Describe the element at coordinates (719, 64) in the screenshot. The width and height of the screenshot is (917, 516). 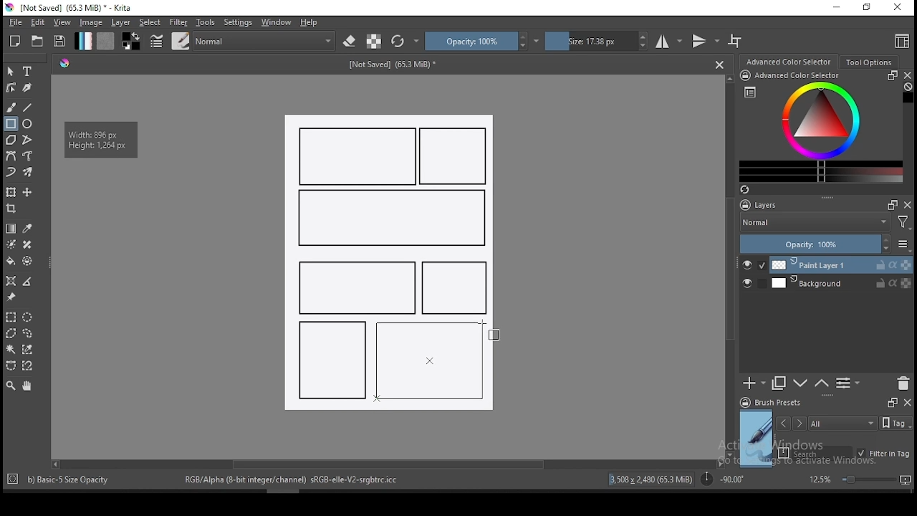
I see `Close` at that location.